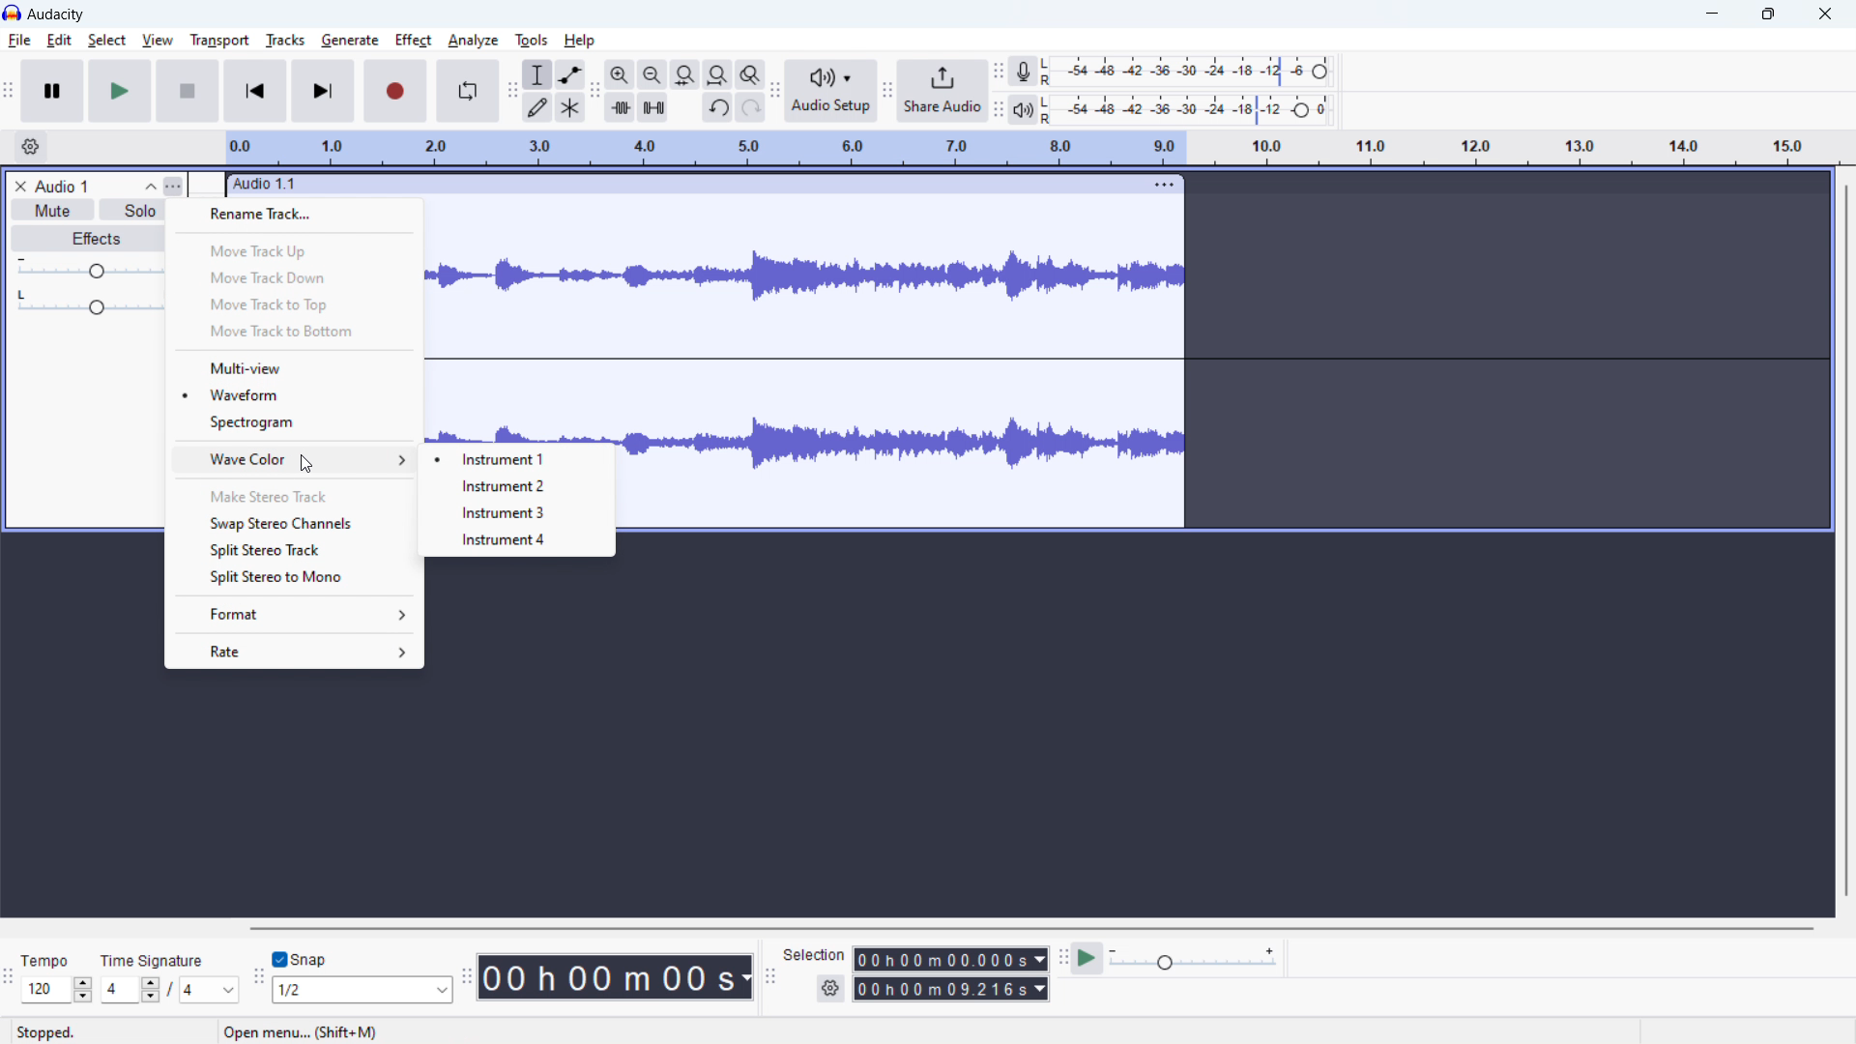 Image resolution: width=1856 pixels, height=1044 pixels. Describe the element at coordinates (29, 148) in the screenshot. I see `timeline settings` at that location.